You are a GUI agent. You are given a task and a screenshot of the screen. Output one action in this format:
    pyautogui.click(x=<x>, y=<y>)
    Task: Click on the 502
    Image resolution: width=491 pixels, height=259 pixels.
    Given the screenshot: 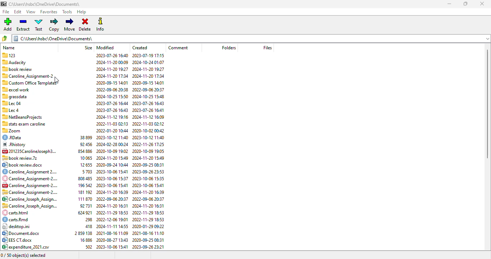 What is the action you would take?
    pyautogui.click(x=88, y=247)
    